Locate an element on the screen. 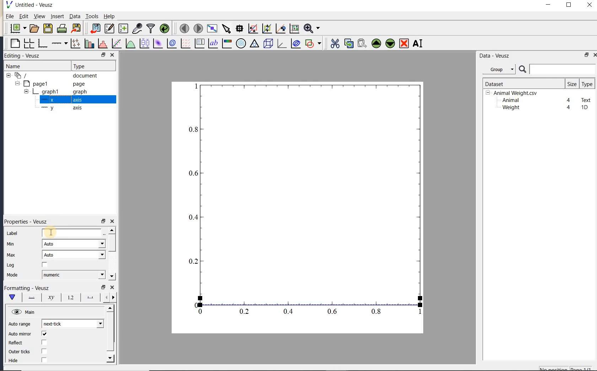 This screenshot has width=597, height=371. ternary graph is located at coordinates (254, 44).